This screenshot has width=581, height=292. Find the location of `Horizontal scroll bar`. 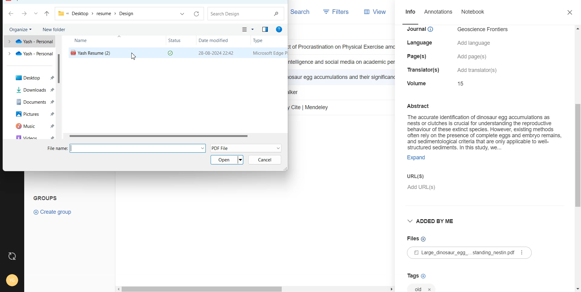

Horizontal scroll bar is located at coordinates (255, 289).